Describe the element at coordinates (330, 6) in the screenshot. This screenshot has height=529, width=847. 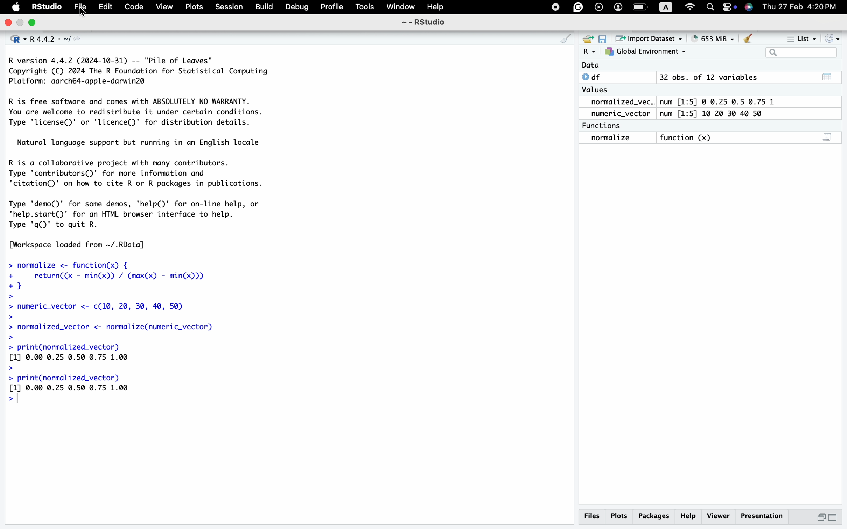
I see `Profile` at that location.